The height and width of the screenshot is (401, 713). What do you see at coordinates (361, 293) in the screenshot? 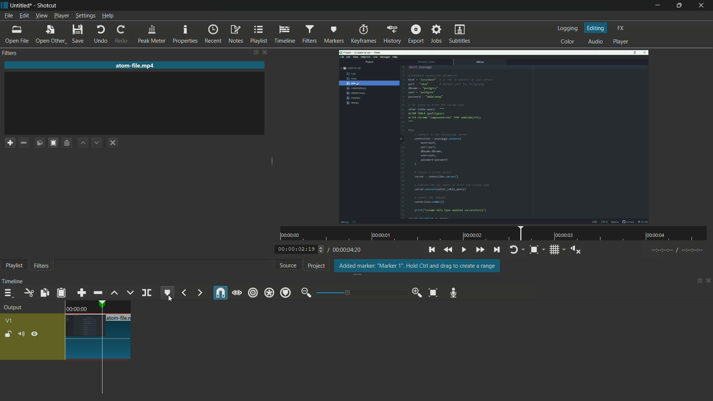
I see `zoom adjustment bar` at bounding box center [361, 293].